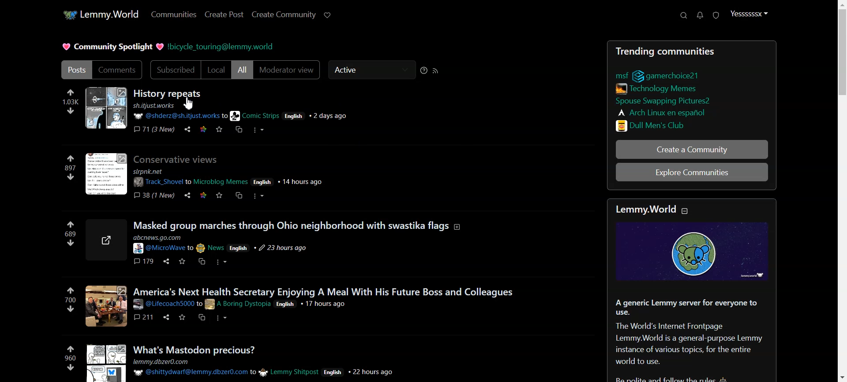  What do you see at coordinates (145, 261) in the screenshot?
I see `179` at bounding box center [145, 261].